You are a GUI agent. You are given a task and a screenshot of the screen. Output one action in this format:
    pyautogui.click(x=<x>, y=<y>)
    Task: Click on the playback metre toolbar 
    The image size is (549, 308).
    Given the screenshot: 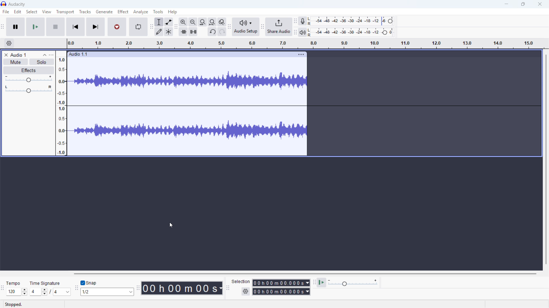 What is the action you would take?
    pyautogui.click(x=295, y=32)
    